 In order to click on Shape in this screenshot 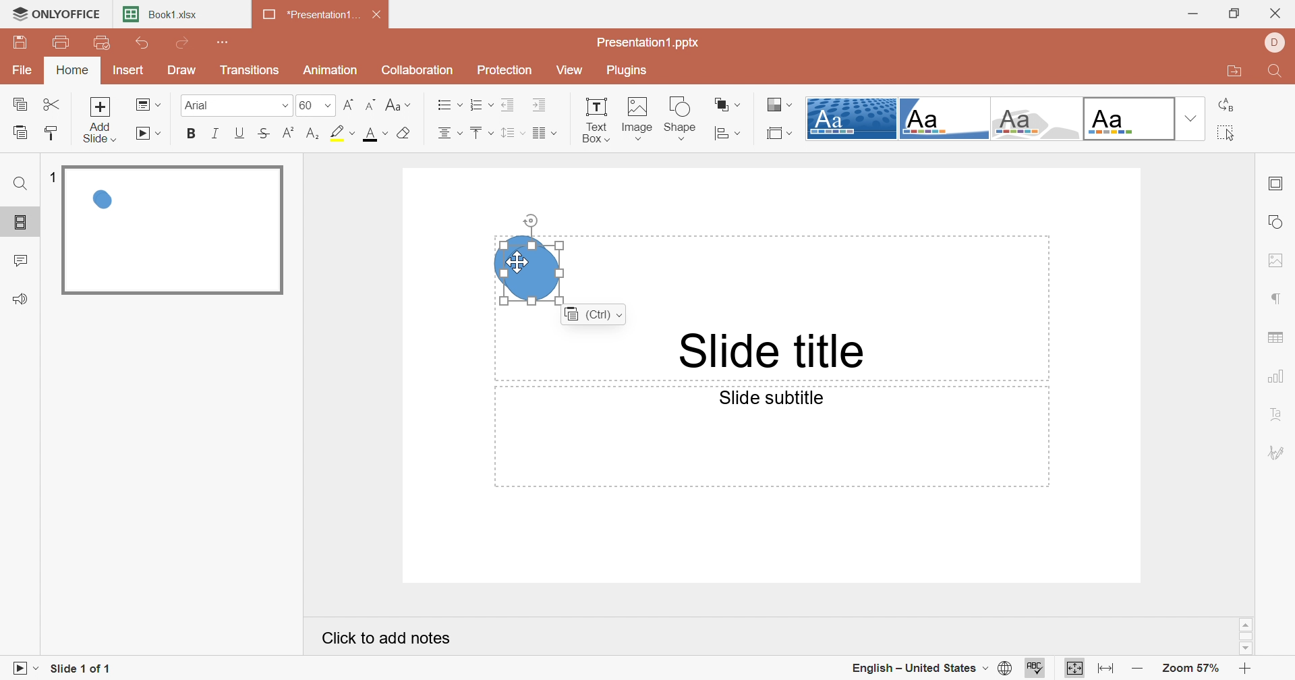, I will do `click(681, 118)`.